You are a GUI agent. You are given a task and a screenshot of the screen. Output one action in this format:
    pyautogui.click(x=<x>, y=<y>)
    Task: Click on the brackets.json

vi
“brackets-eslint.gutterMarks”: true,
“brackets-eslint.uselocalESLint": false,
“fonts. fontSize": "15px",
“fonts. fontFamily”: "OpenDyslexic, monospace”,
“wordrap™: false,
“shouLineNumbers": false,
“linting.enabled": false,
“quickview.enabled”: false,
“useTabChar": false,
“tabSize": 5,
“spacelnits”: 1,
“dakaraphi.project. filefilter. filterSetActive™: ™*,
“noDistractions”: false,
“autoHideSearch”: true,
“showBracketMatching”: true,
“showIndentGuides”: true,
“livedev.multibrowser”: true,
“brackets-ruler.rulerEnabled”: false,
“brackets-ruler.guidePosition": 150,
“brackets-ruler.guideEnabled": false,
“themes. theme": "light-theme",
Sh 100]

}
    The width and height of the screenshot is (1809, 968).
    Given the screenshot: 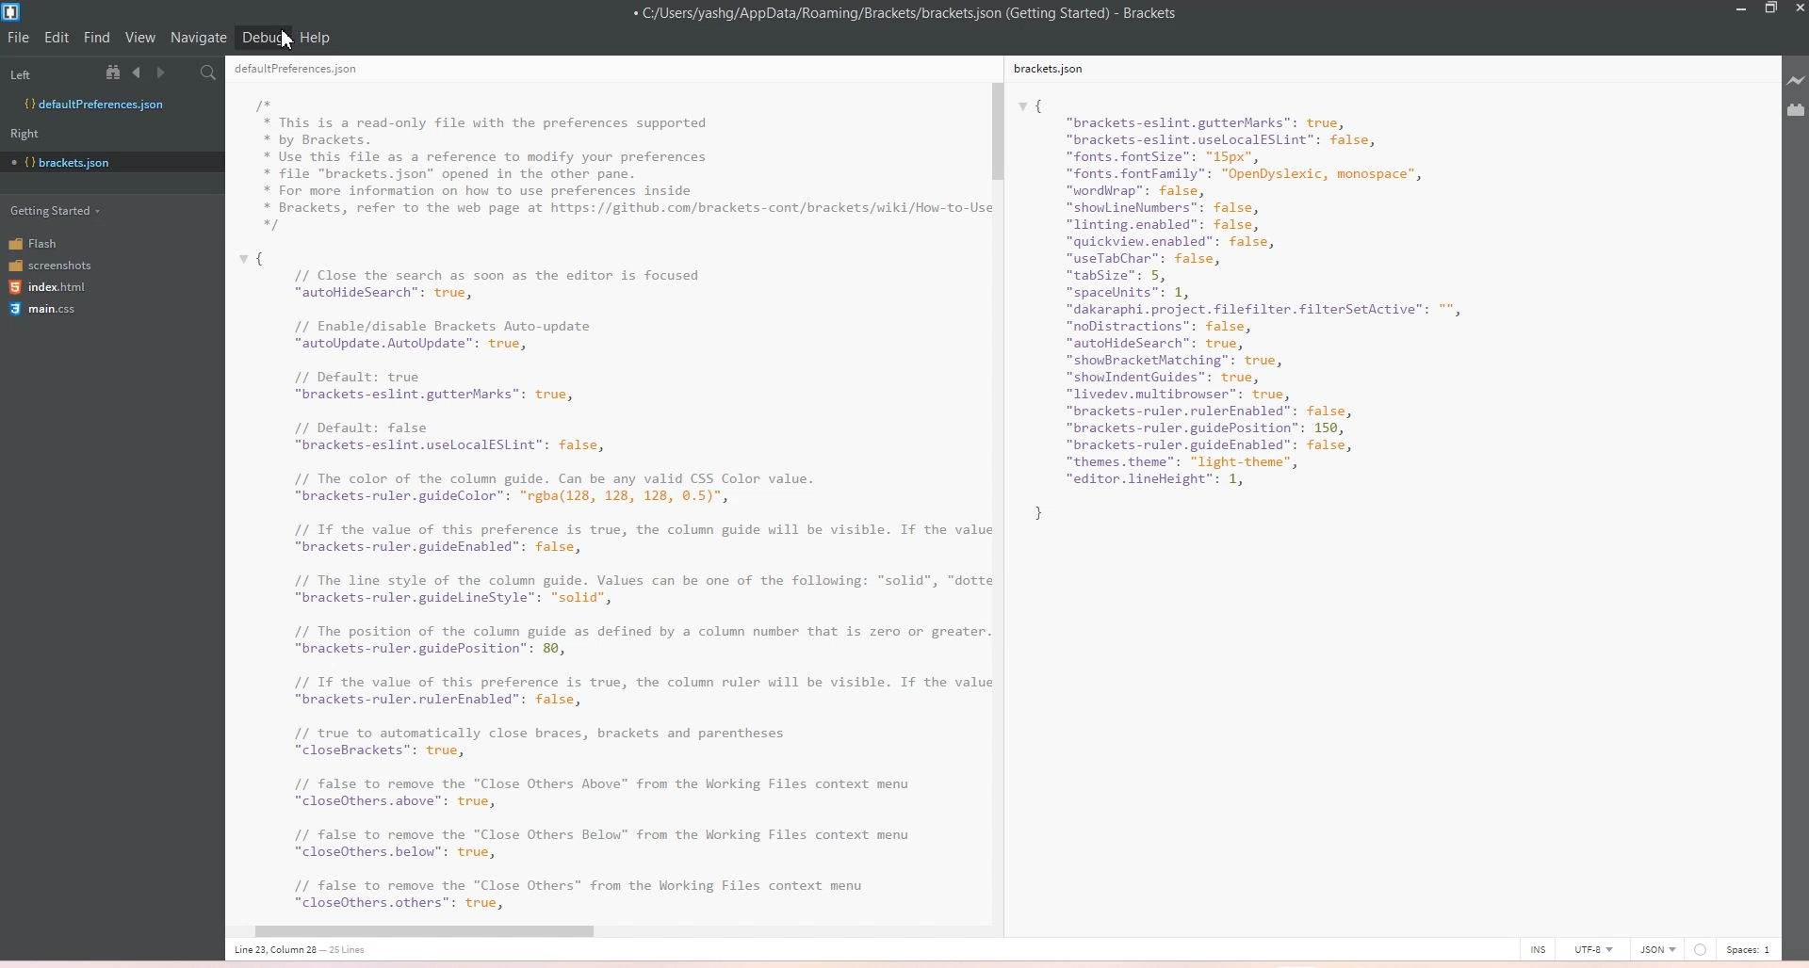 What is the action you would take?
    pyautogui.click(x=1278, y=310)
    